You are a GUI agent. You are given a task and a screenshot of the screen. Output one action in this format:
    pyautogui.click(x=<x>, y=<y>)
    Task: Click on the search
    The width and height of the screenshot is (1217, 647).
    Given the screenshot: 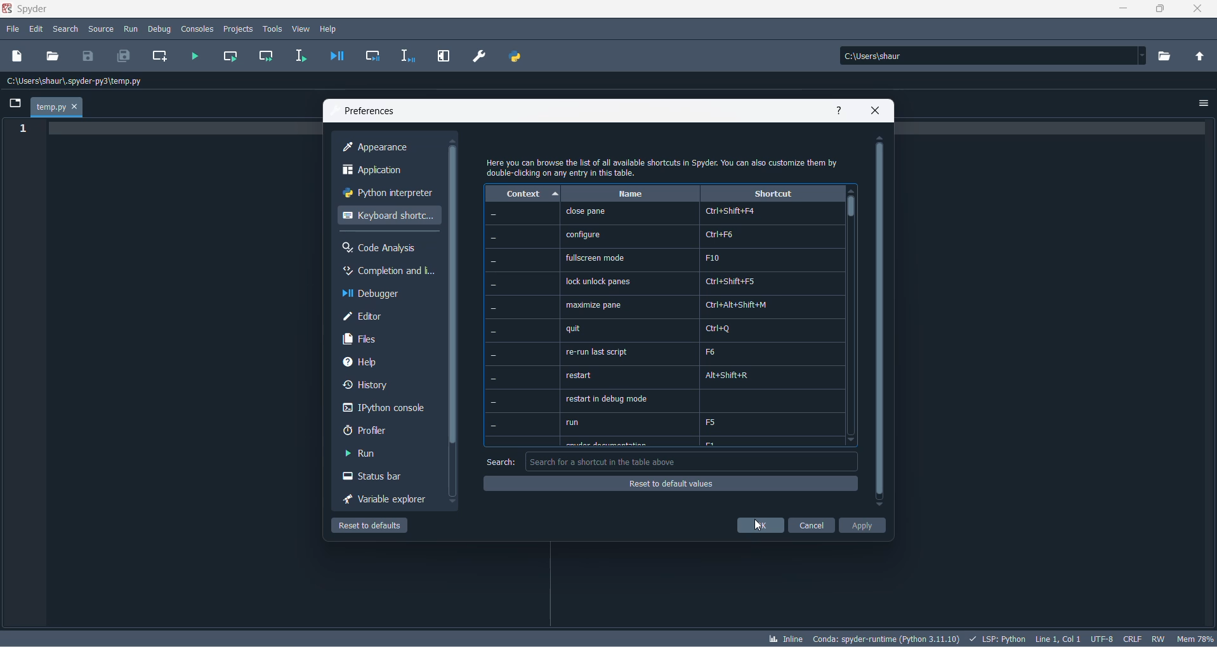 What is the action you would take?
    pyautogui.click(x=69, y=30)
    